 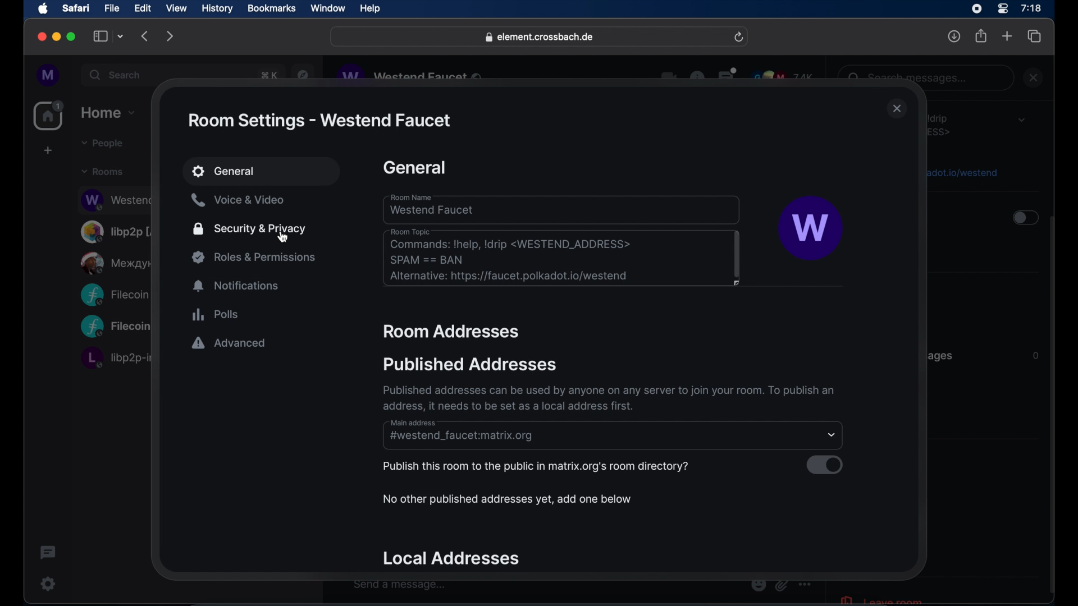 What do you see at coordinates (49, 553) in the screenshot?
I see `thread activity` at bounding box center [49, 553].